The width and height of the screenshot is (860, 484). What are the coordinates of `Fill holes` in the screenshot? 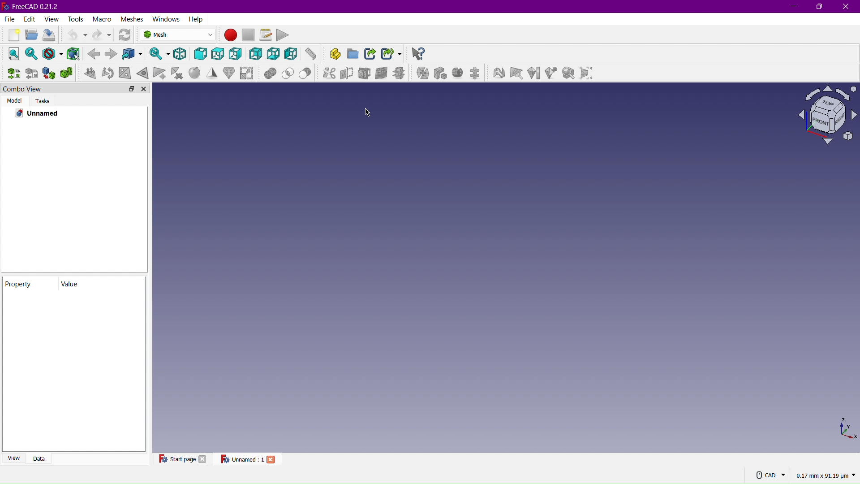 It's located at (126, 73).